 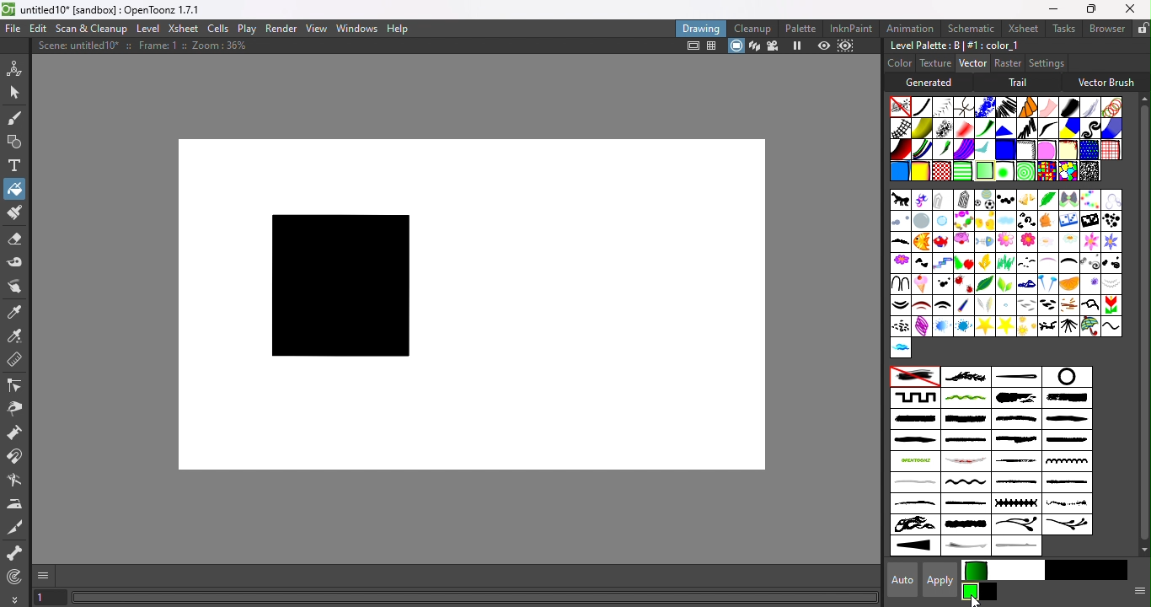 What do you see at coordinates (691, 46) in the screenshot?
I see `Safe area` at bounding box center [691, 46].